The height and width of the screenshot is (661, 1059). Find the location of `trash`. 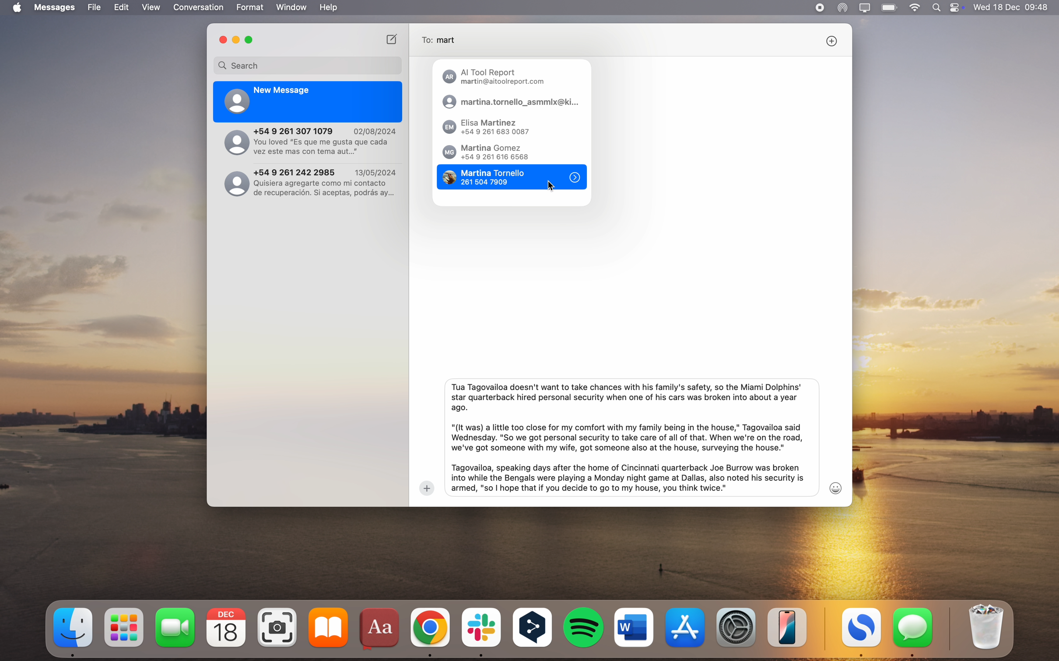

trash is located at coordinates (984, 627).